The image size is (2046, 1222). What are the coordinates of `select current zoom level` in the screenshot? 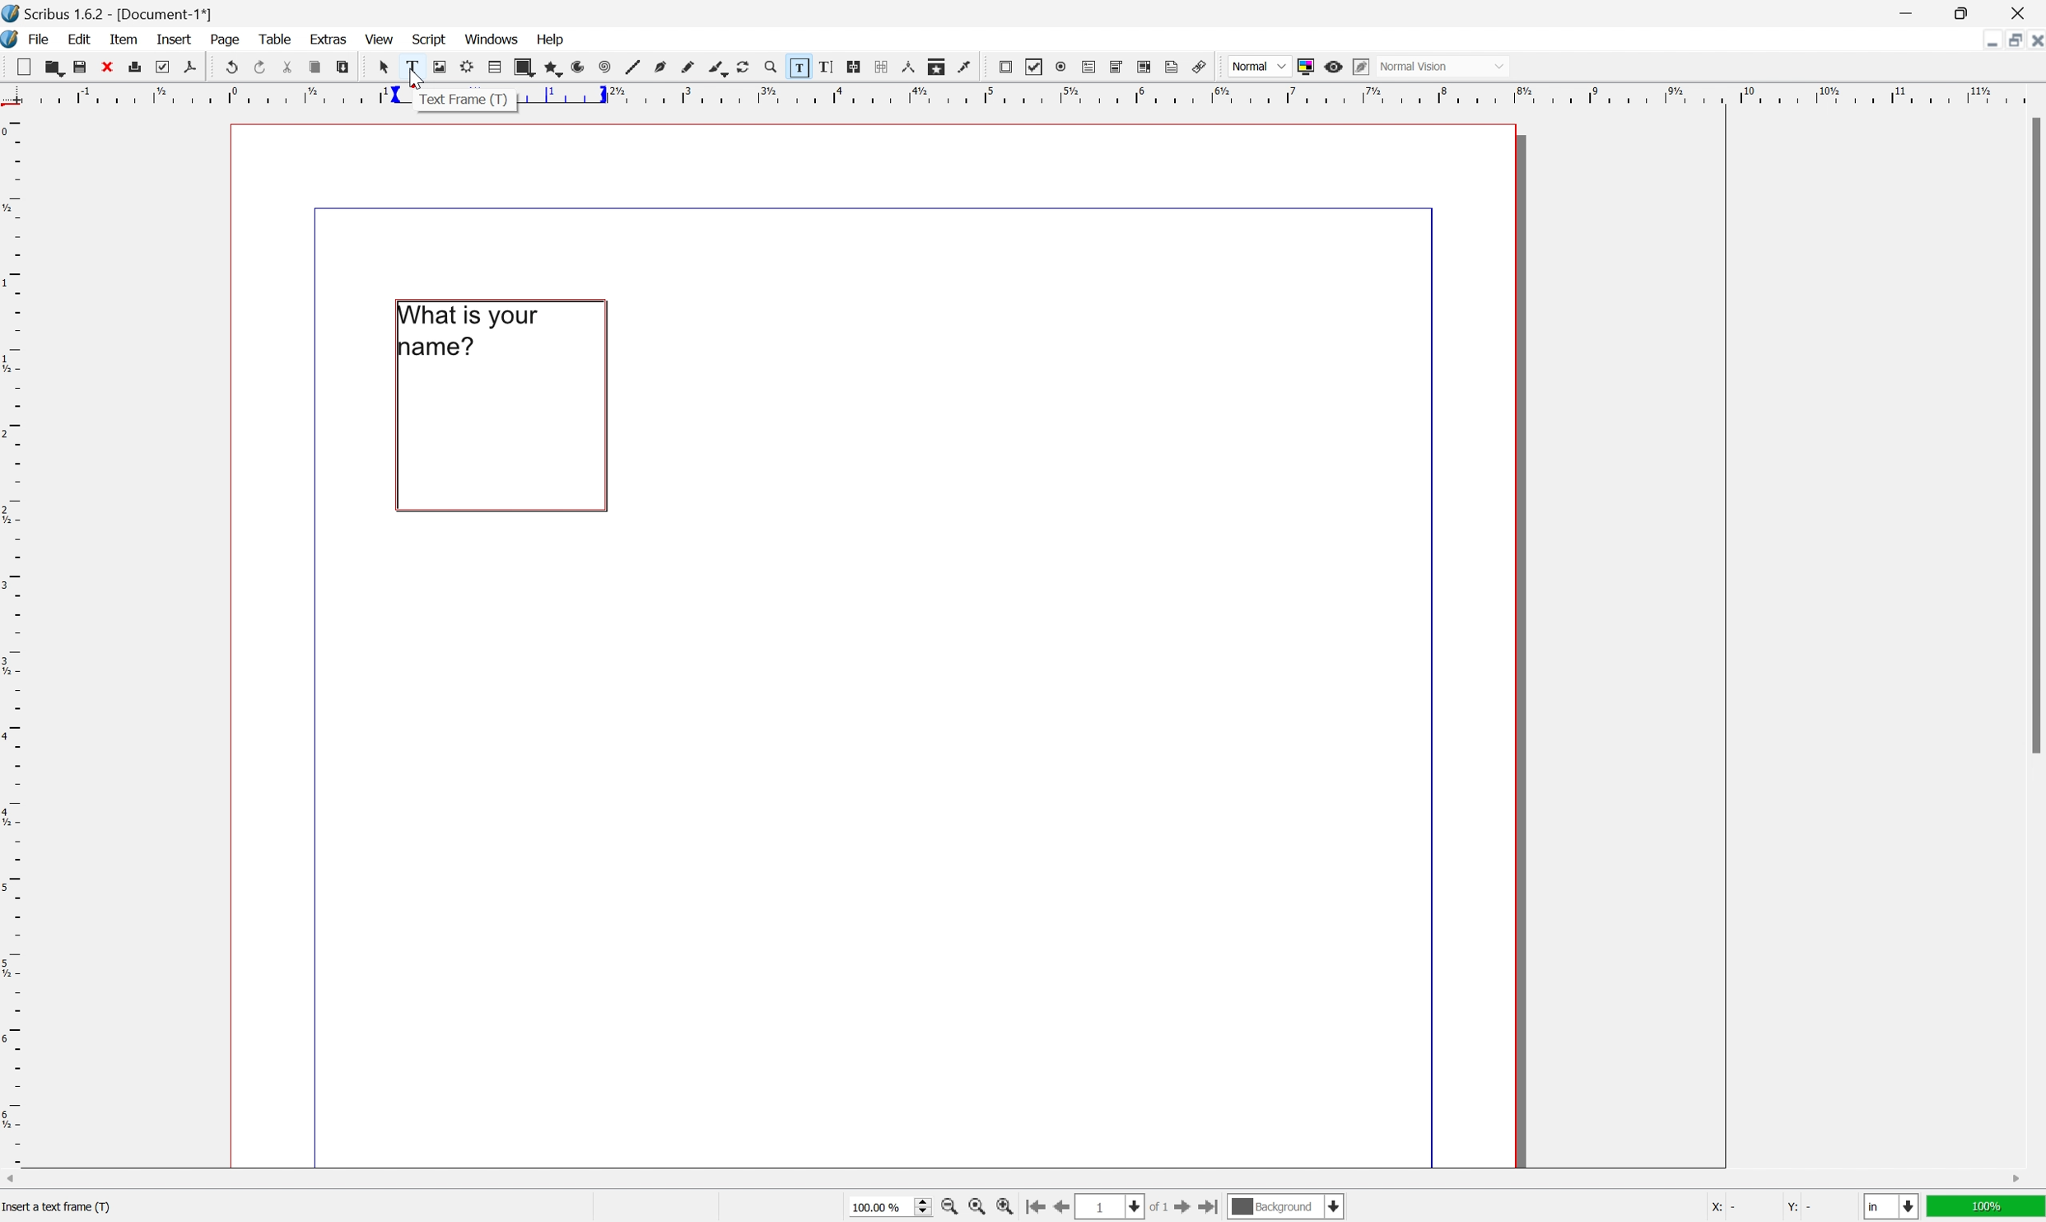 It's located at (892, 1210).